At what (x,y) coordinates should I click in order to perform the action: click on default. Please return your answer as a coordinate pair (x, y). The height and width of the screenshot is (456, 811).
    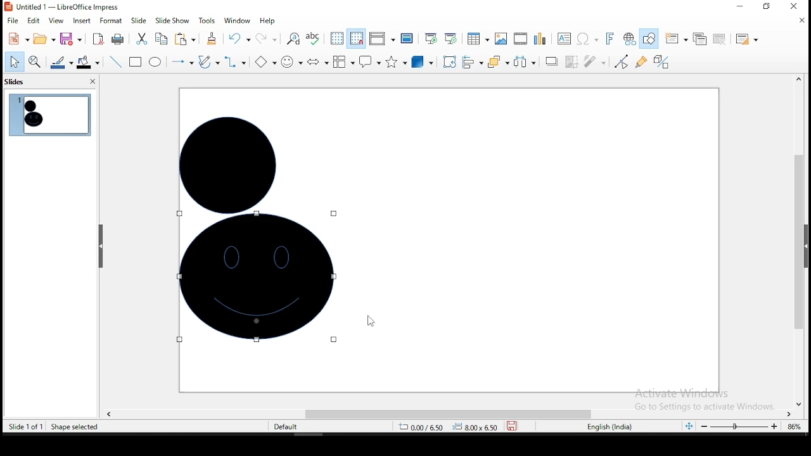
    Looking at the image, I should click on (286, 426).